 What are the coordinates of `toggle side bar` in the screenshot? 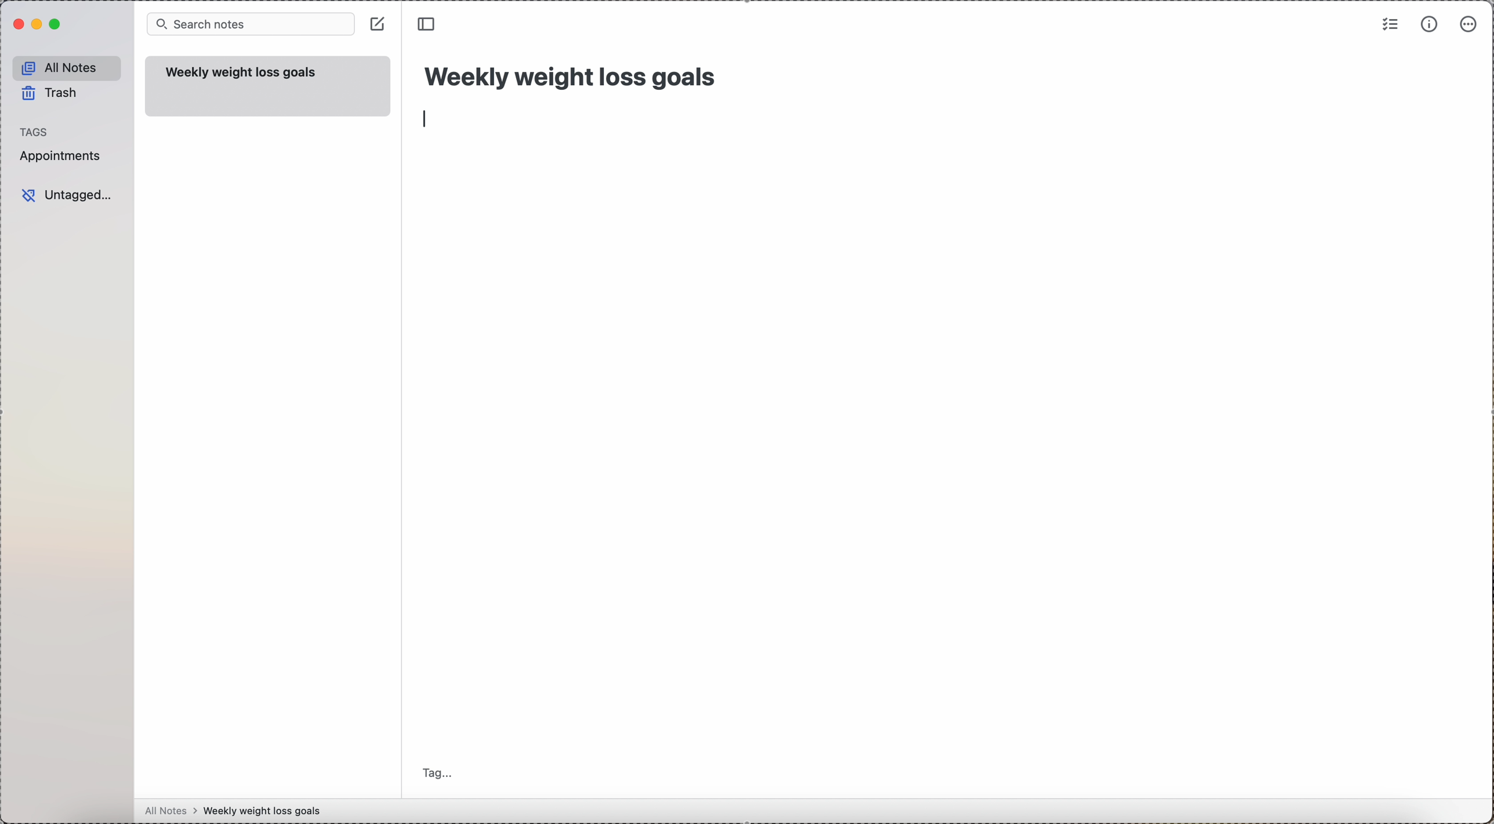 It's located at (429, 24).